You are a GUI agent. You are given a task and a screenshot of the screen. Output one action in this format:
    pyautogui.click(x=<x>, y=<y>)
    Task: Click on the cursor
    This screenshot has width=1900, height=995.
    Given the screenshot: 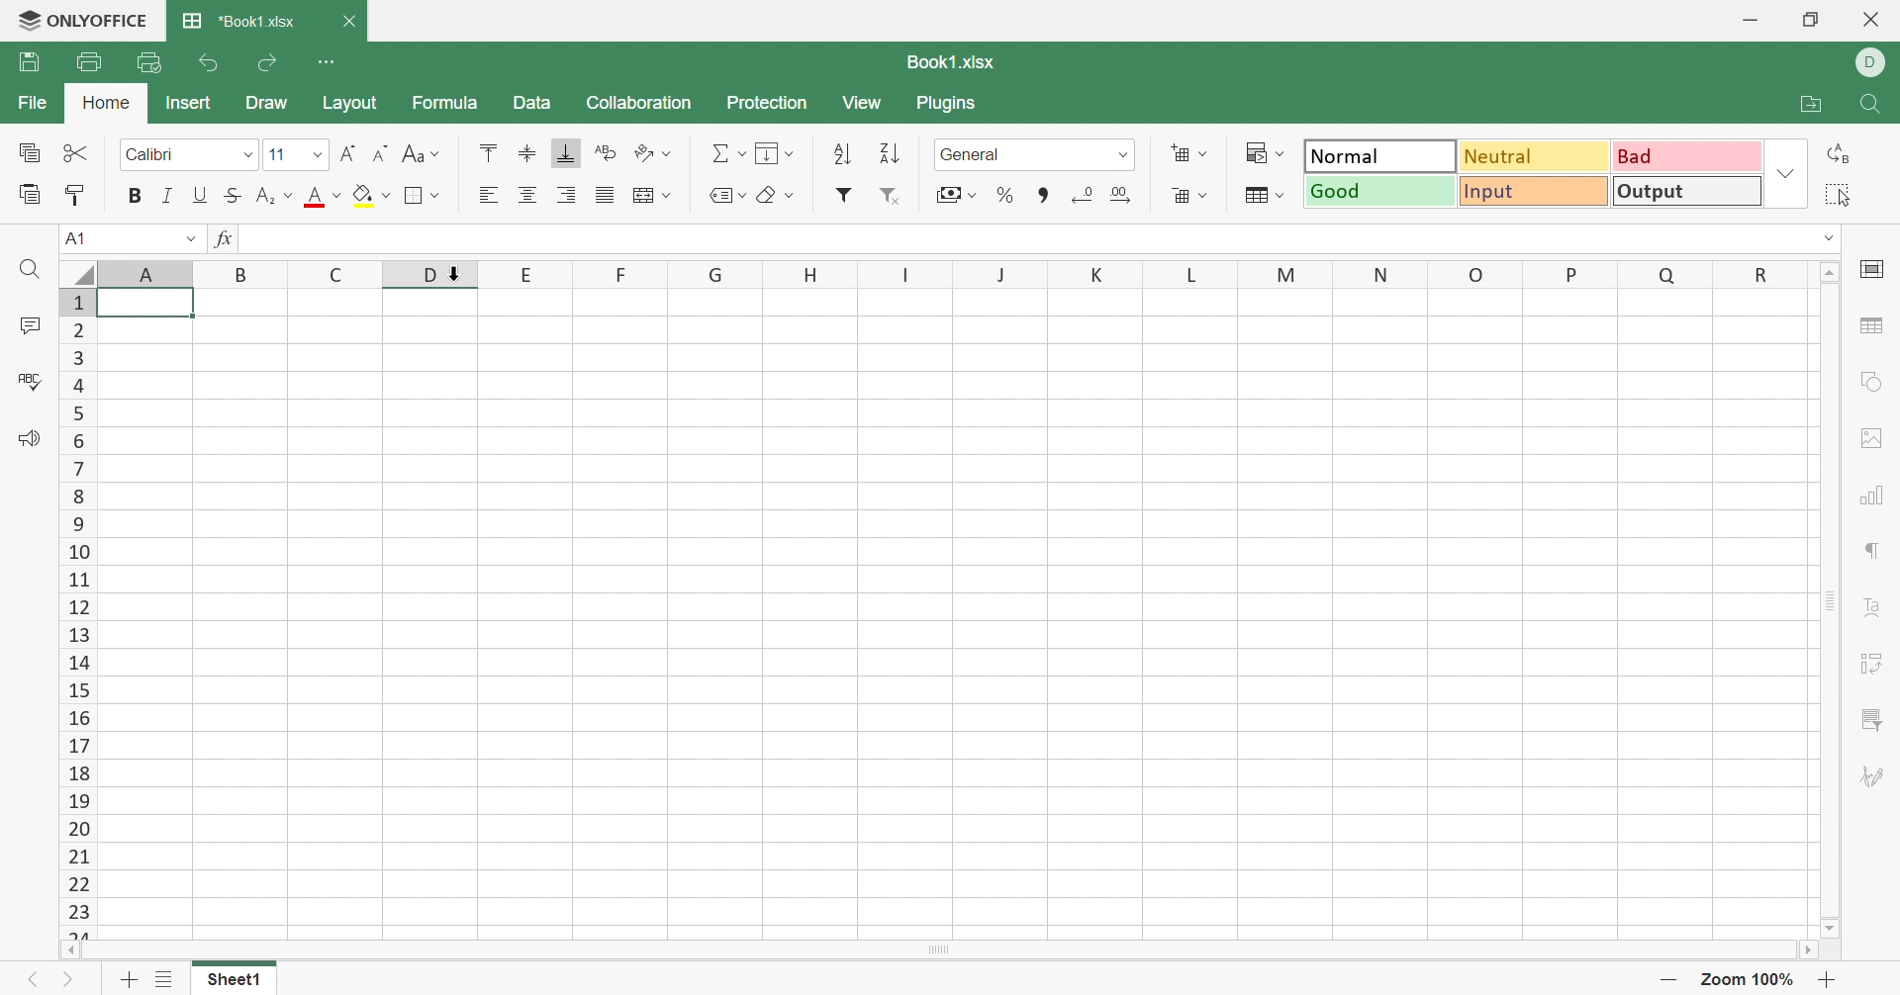 What is the action you would take?
    pyautogui.click(x=441, y=285)
    